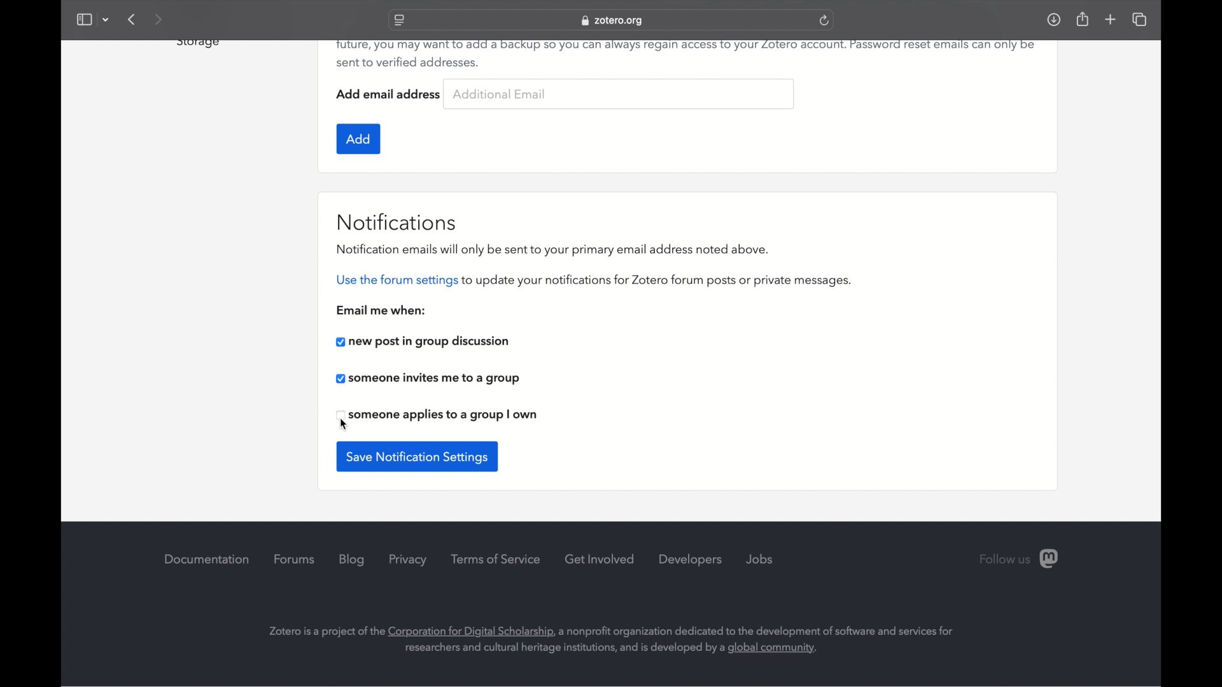  What do you see at coordinates (159, 19) in the screenshot?
I see `next` at bounding box center [159, 19].